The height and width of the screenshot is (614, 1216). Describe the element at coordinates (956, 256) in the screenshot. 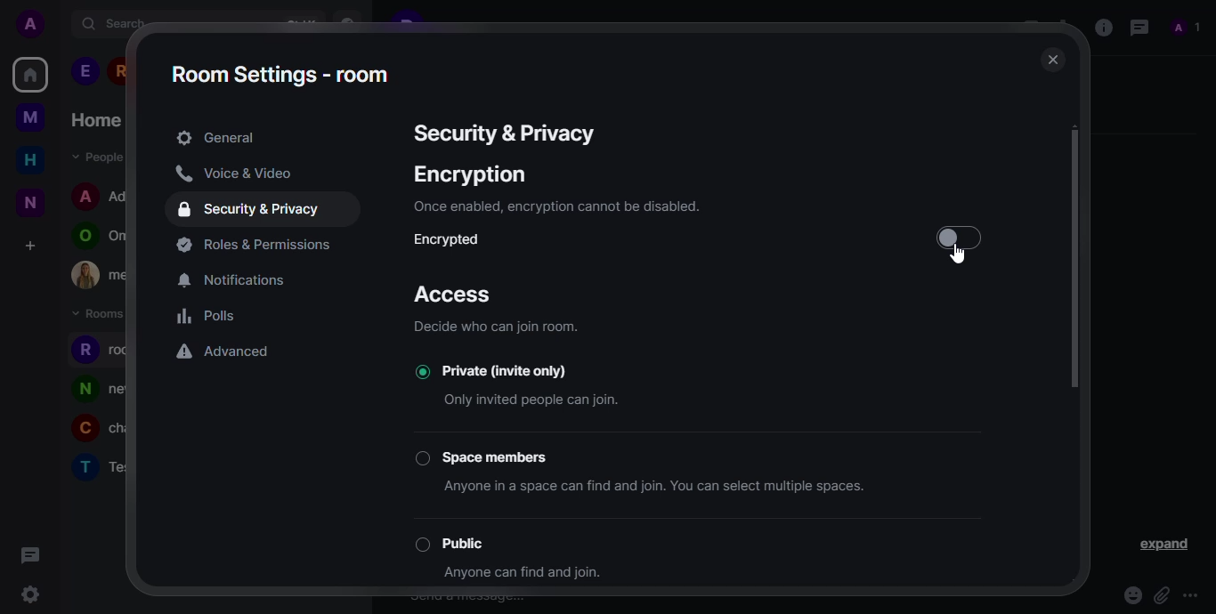

I see `Cursor` at that location.